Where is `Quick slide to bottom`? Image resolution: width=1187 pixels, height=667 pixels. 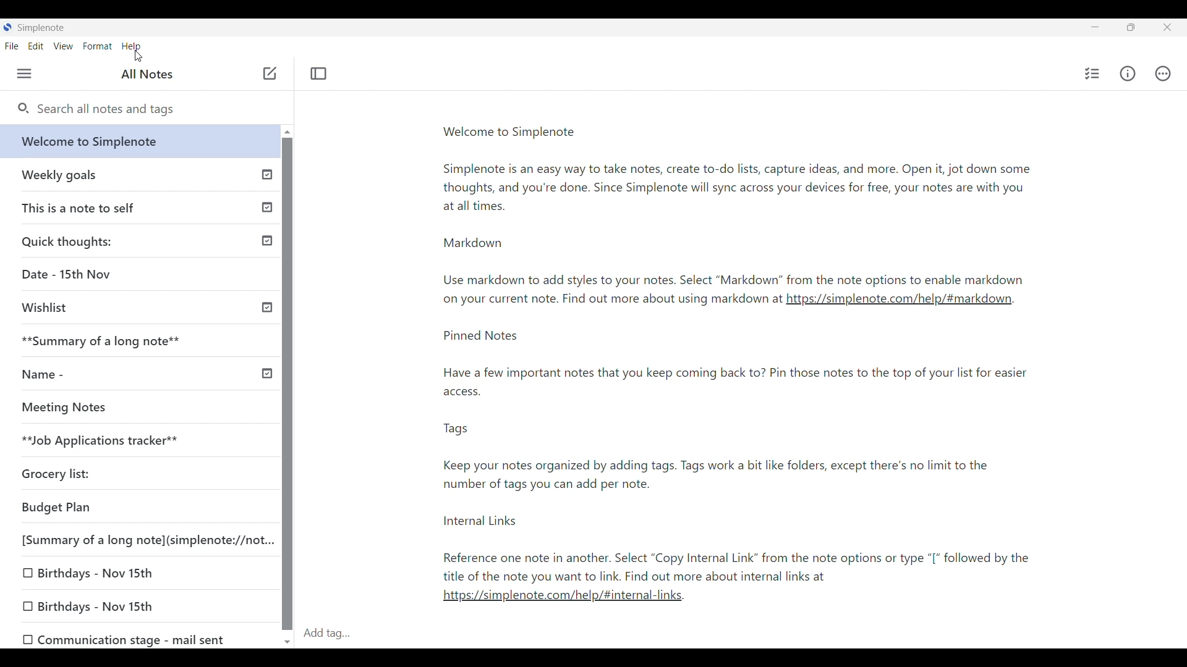
Quick slide to bottom is located at coordinates (287, 643).